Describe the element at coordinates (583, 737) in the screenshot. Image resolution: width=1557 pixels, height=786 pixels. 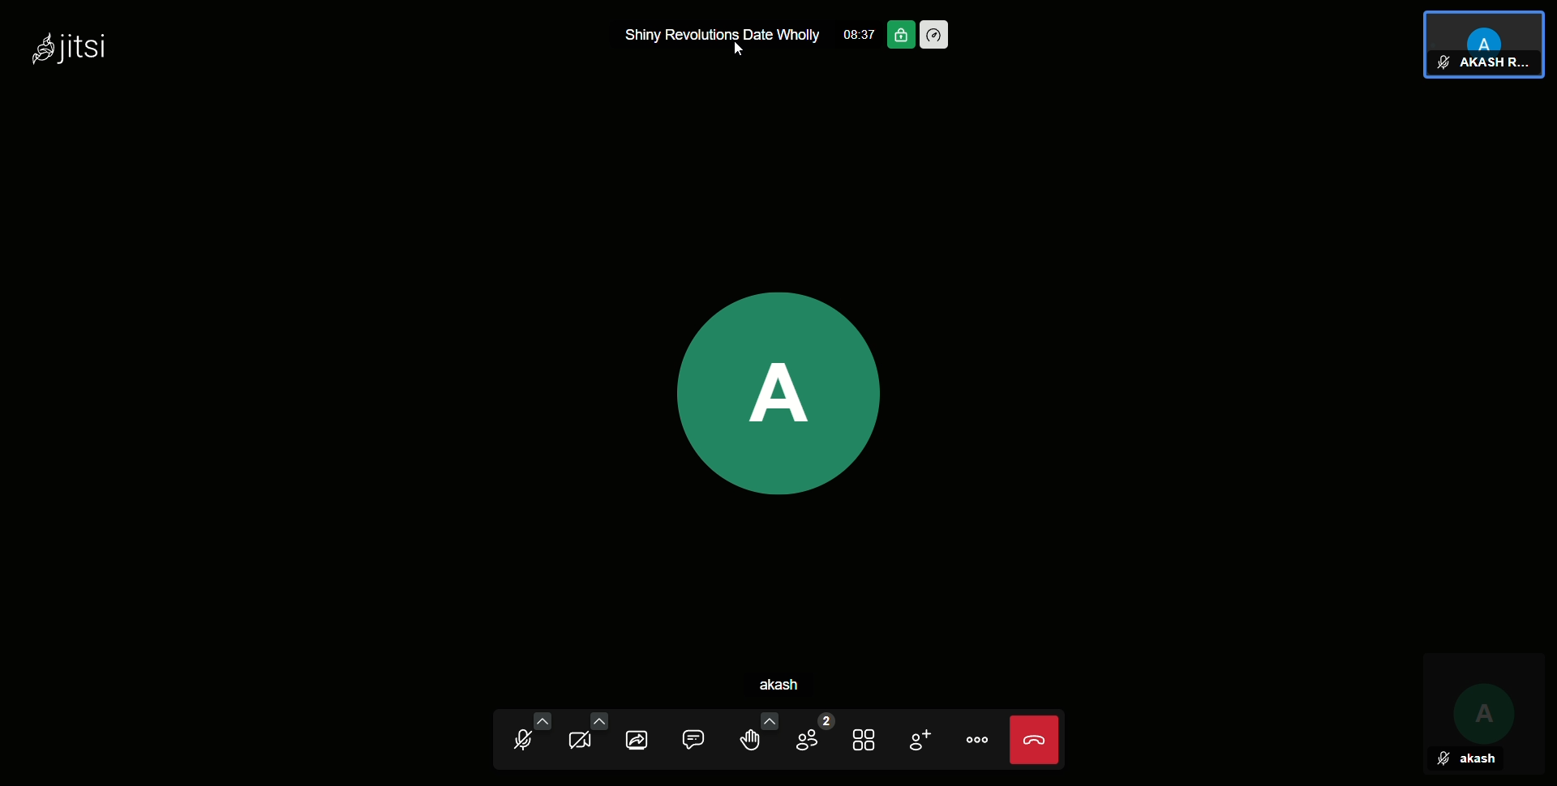
I see `camera off` at that location.